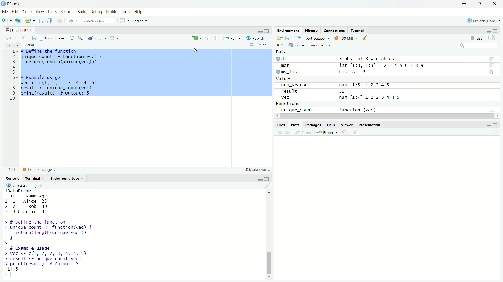 The image size is (503, 282). Describe the element at coordinates (97, 12) in the screenshot. I see `Debug` at that location.